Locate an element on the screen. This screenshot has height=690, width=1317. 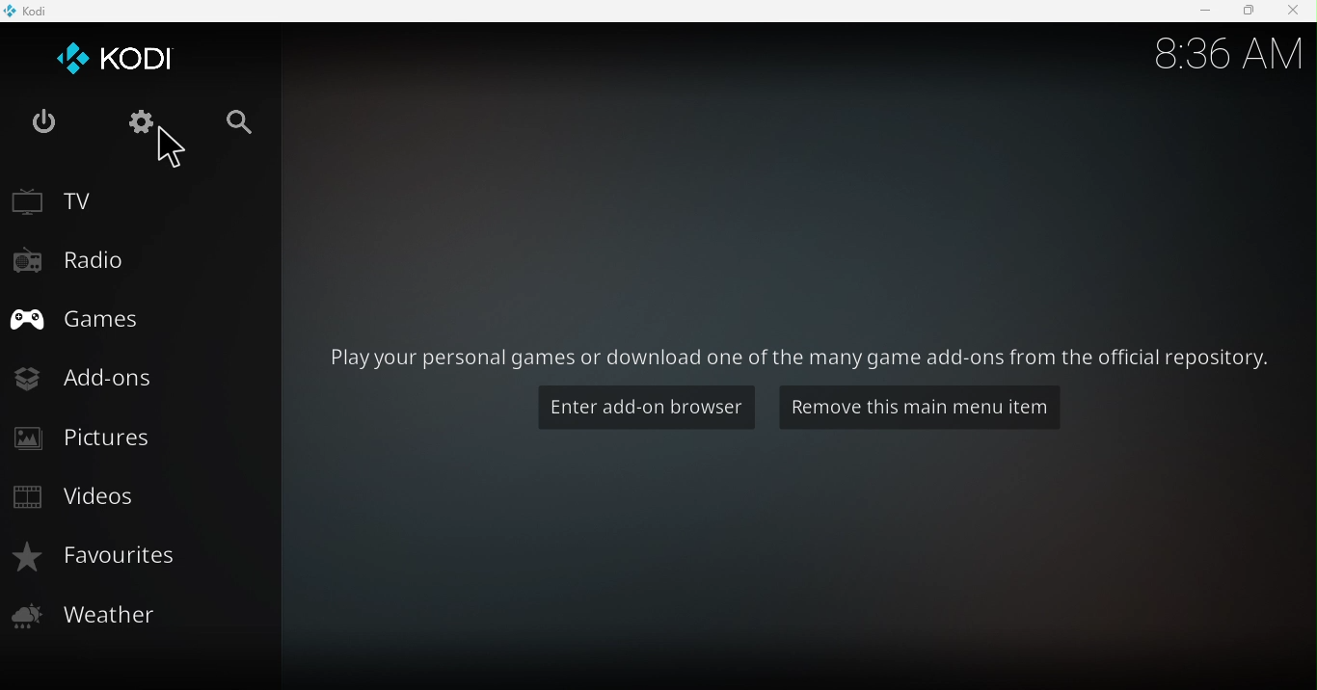
8:36 AM is located at coordinates (1221, 49).